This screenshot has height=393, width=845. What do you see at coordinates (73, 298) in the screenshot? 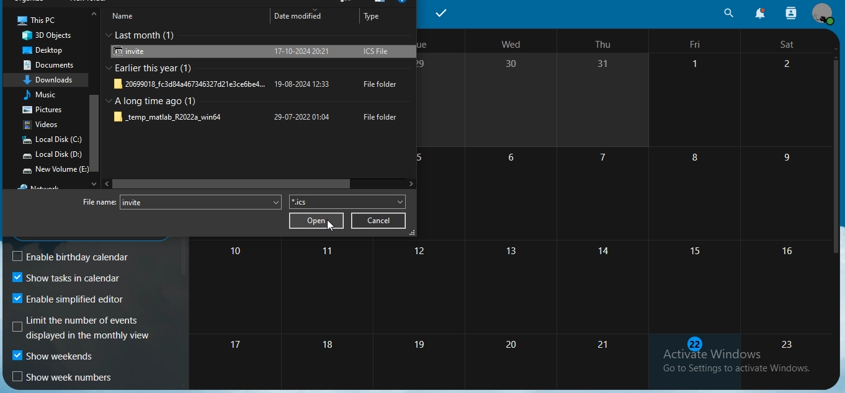
I see `enable simplified editor` at bounding box center [73, 298].